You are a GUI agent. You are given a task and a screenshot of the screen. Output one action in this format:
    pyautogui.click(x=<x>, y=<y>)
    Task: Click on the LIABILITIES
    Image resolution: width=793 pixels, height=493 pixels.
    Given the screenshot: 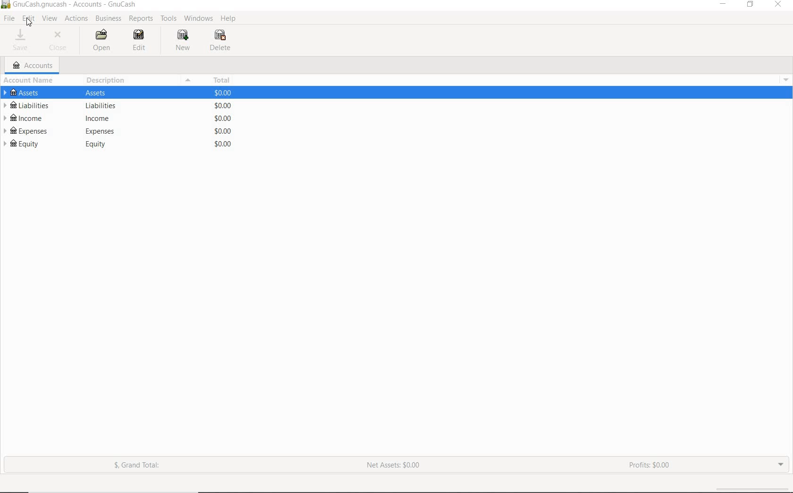 What is the action you would take?
    pyautogui.click(x=116, y=106)
    